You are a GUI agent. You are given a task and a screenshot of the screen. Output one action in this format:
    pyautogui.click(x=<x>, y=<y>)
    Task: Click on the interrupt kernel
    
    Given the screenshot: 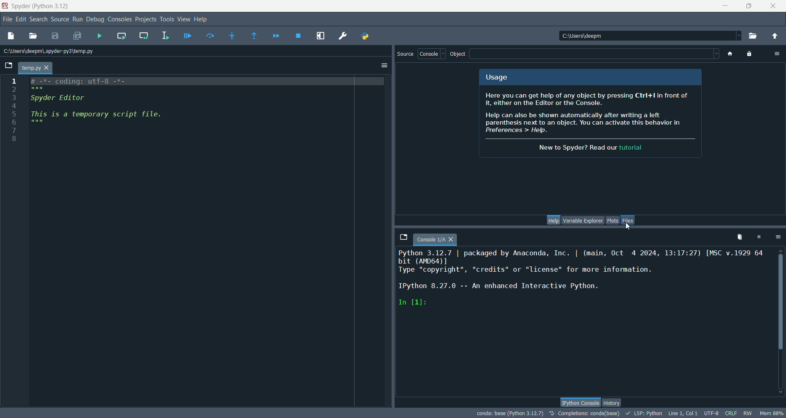 What is the action you would take?
    pyautogui.click(x=760, y=236)
    